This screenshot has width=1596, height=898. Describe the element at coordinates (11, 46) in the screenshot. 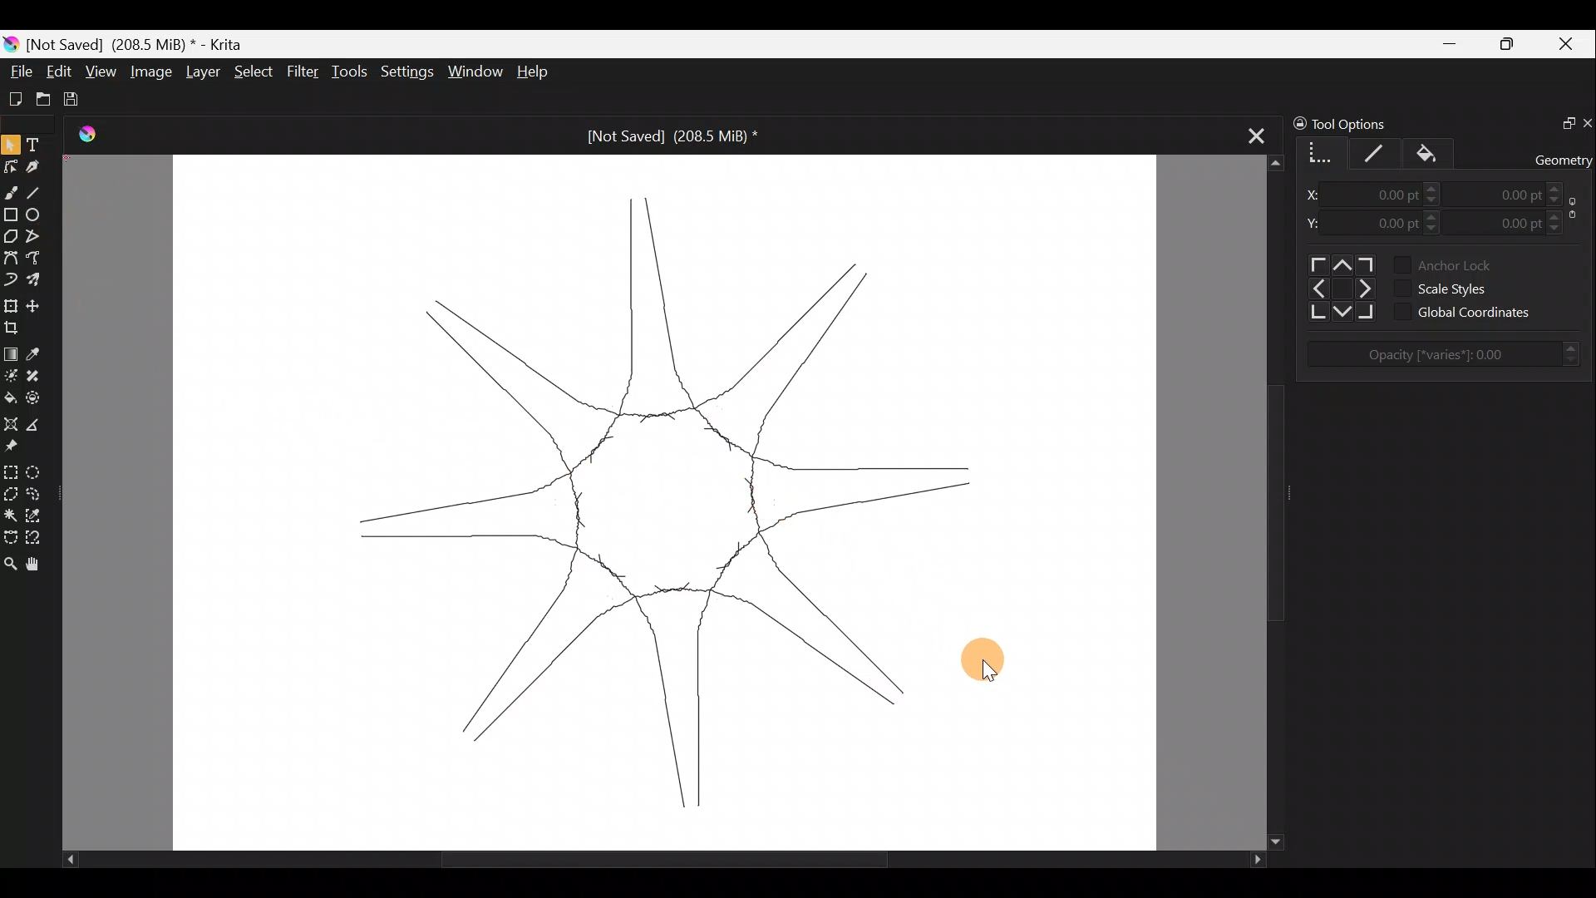

I see `Krita logo` at that location.